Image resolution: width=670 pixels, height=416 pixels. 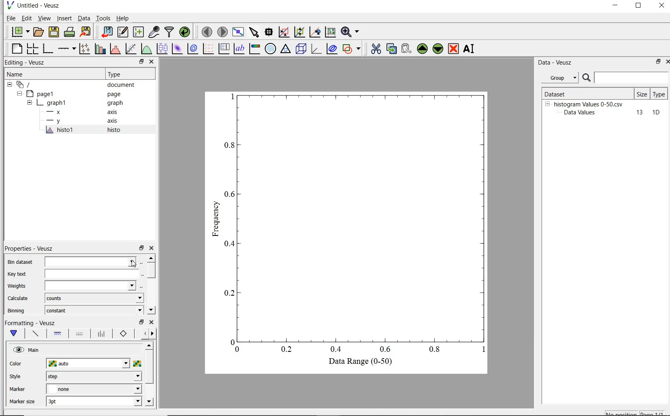 I want to click on 3 pt , so click(x=94, y=400).